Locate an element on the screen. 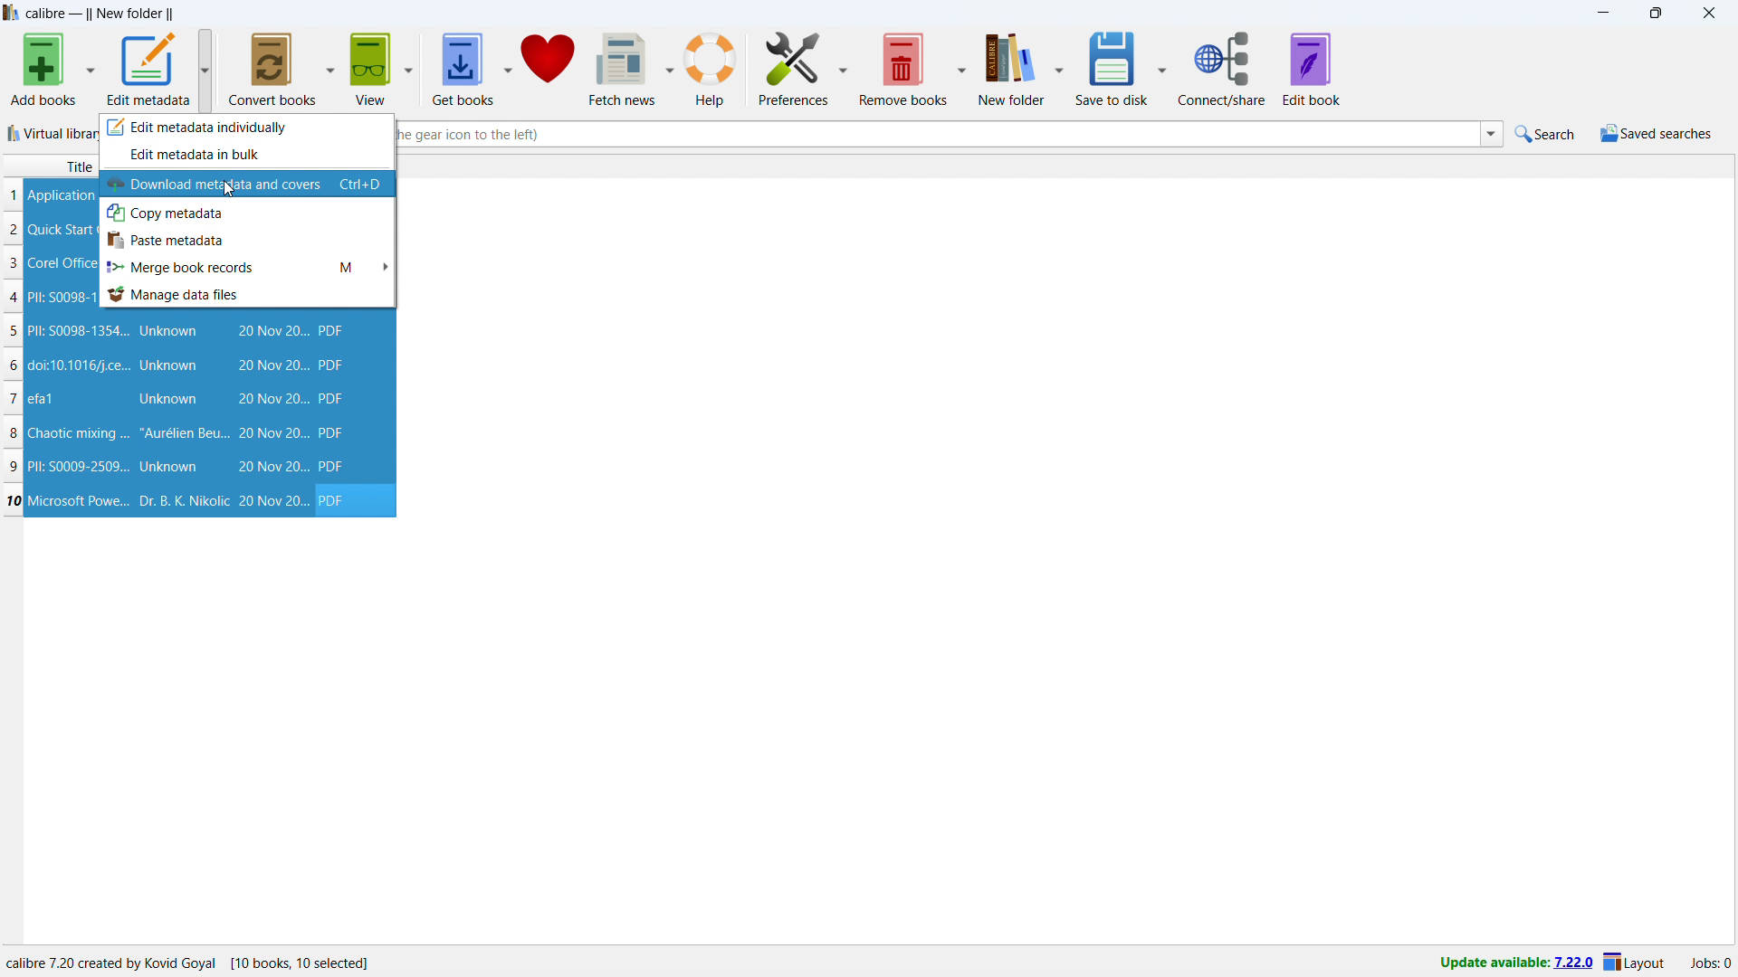 The image size is (1738, 977). 20 Nov 20... is located at coordinates (272, 467).